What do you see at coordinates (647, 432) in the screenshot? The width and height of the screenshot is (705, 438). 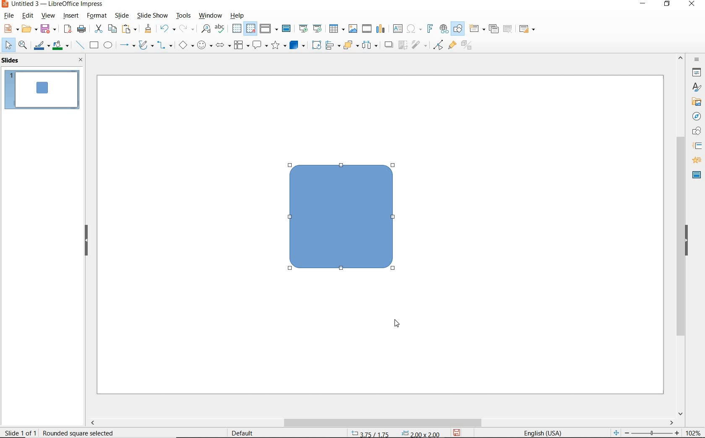 I see `zoom out or zoom in` at bounding box center [647, 432].